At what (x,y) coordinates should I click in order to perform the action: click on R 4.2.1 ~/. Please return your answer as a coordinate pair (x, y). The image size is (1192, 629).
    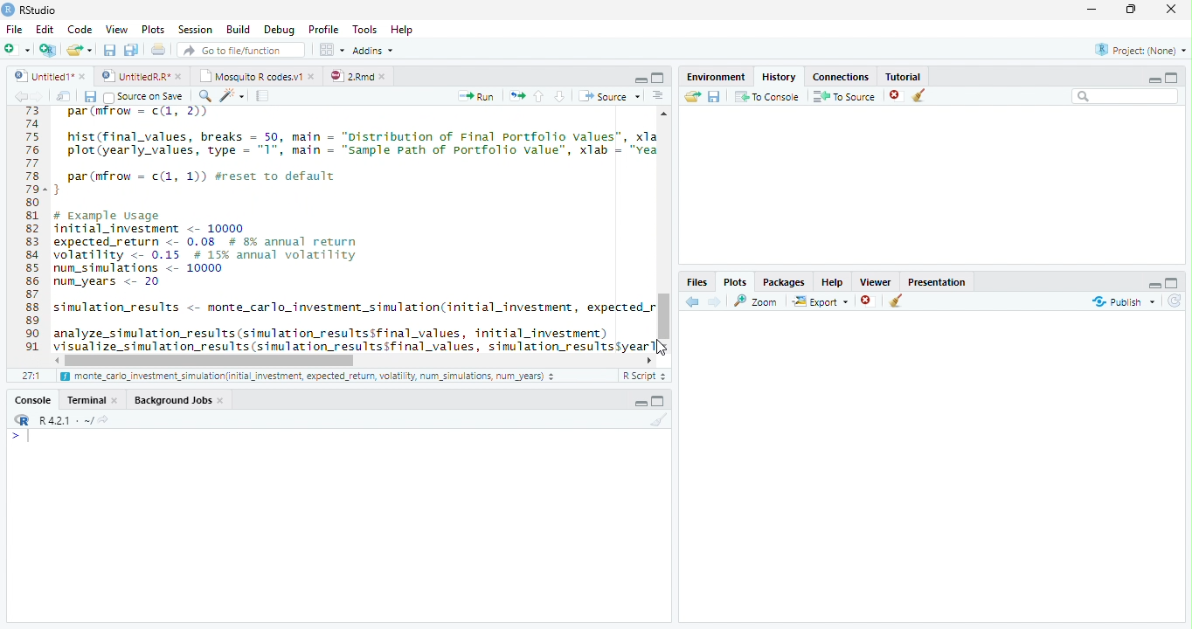
    Looking at the image, I should click on (59, 418).